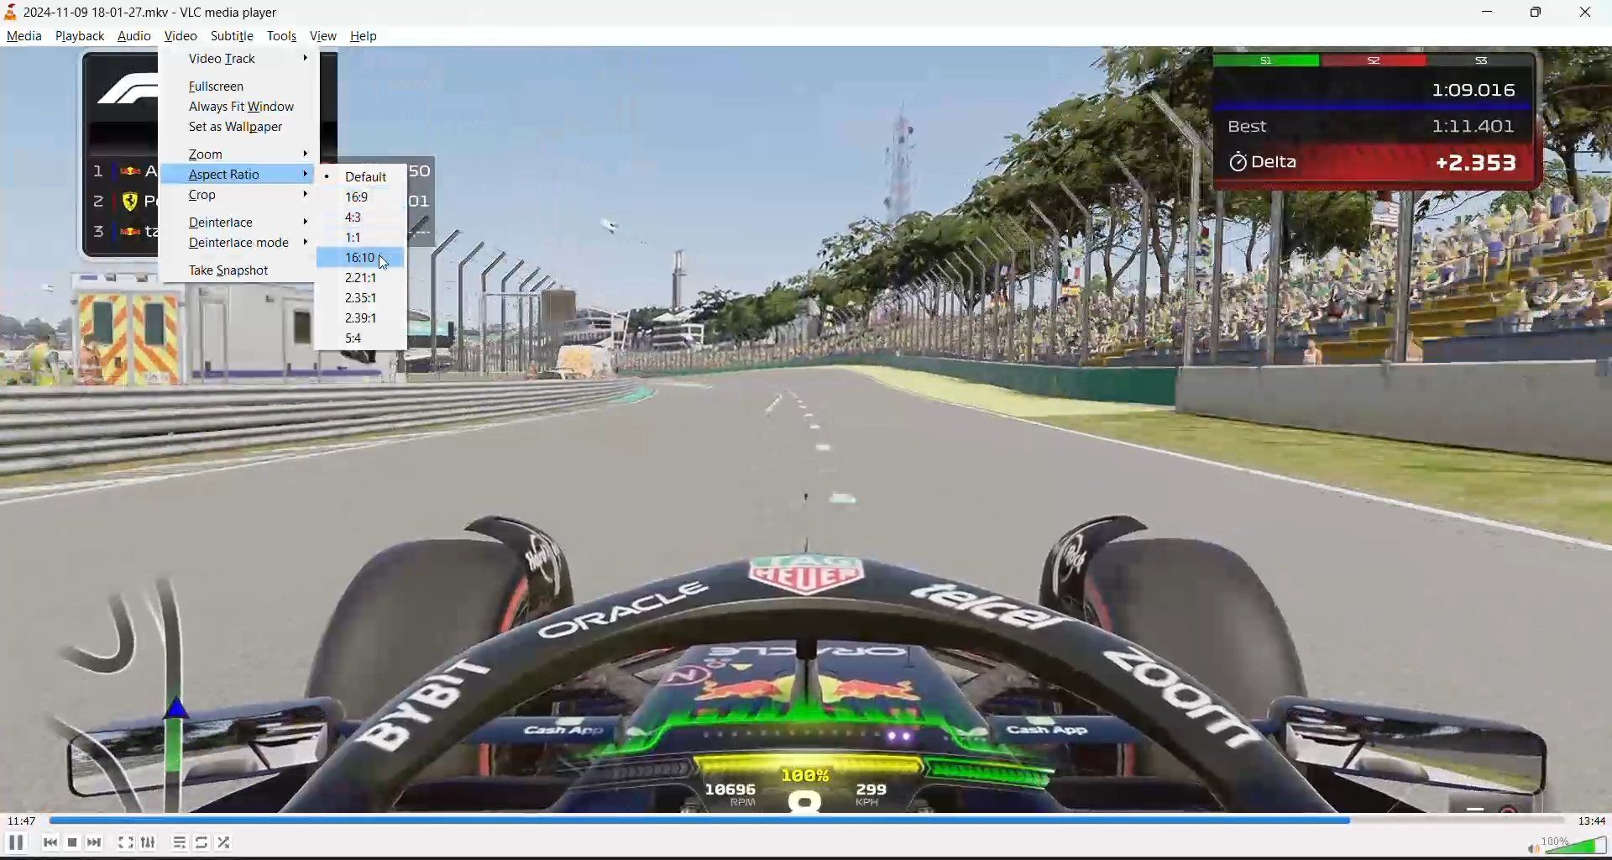  What do you see at coordinates (364, 258) in the screenshot?
I see `16:10` at bounding box center [364, 258].